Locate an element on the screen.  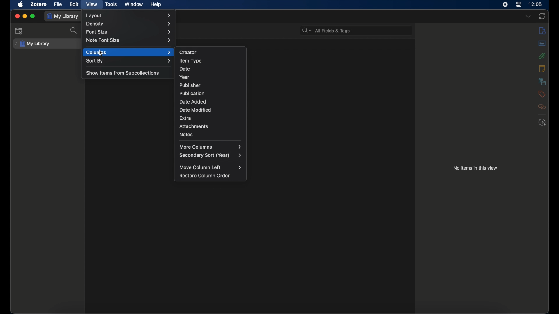
year is located at coordinates (185, 77).